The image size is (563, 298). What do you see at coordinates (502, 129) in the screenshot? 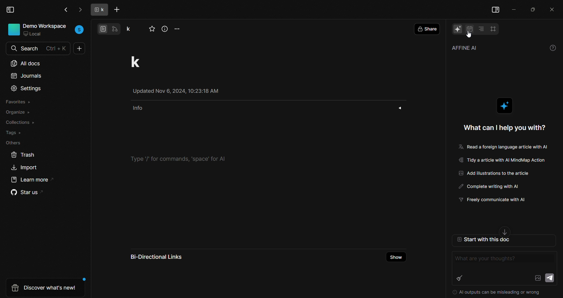
I see `what can i help you with?` at bounding box center [502, 129].